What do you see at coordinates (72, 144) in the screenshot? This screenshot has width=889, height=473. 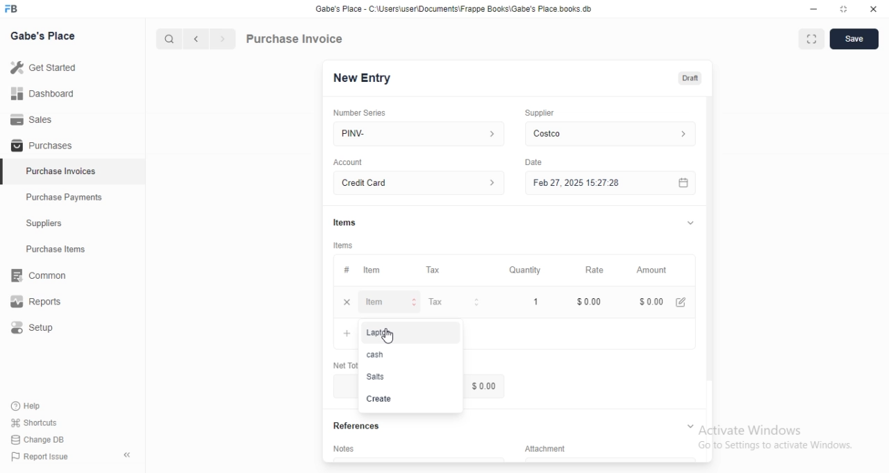 I see `Purchases` at bounding box center [72, 144].